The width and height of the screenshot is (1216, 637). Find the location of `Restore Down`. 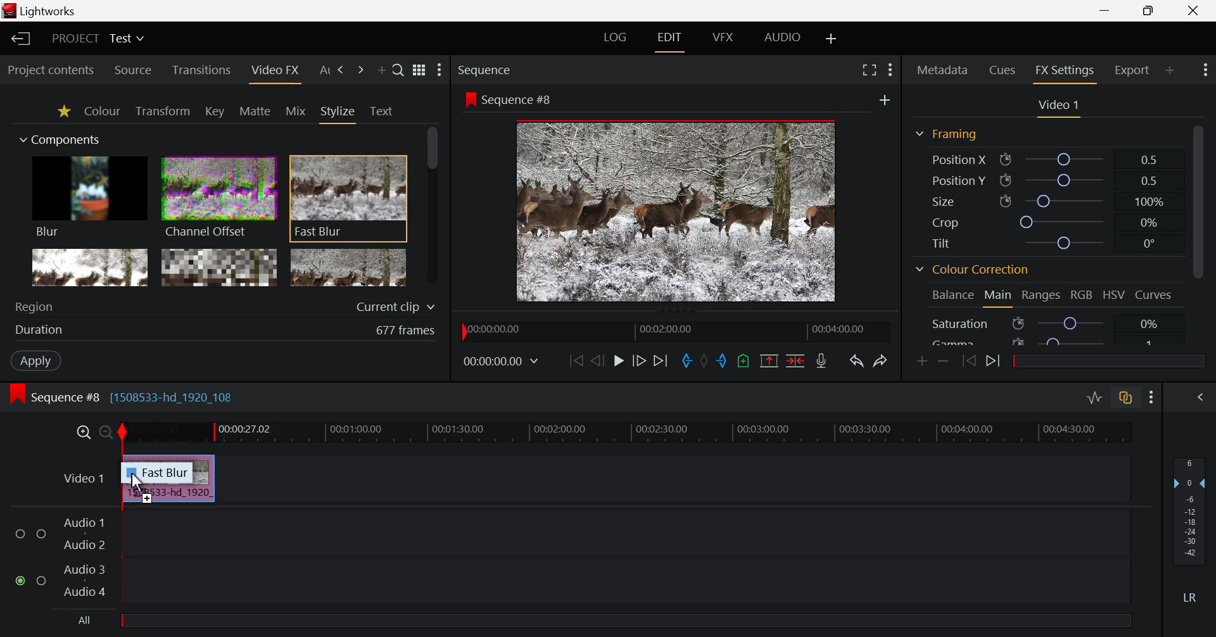

Restore Down is located at coordinates (1109, 10).